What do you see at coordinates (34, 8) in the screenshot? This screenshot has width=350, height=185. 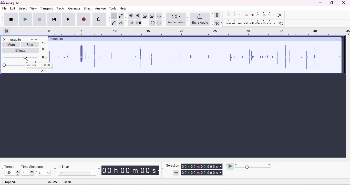 I see `view` at bounding box center [34, 8].